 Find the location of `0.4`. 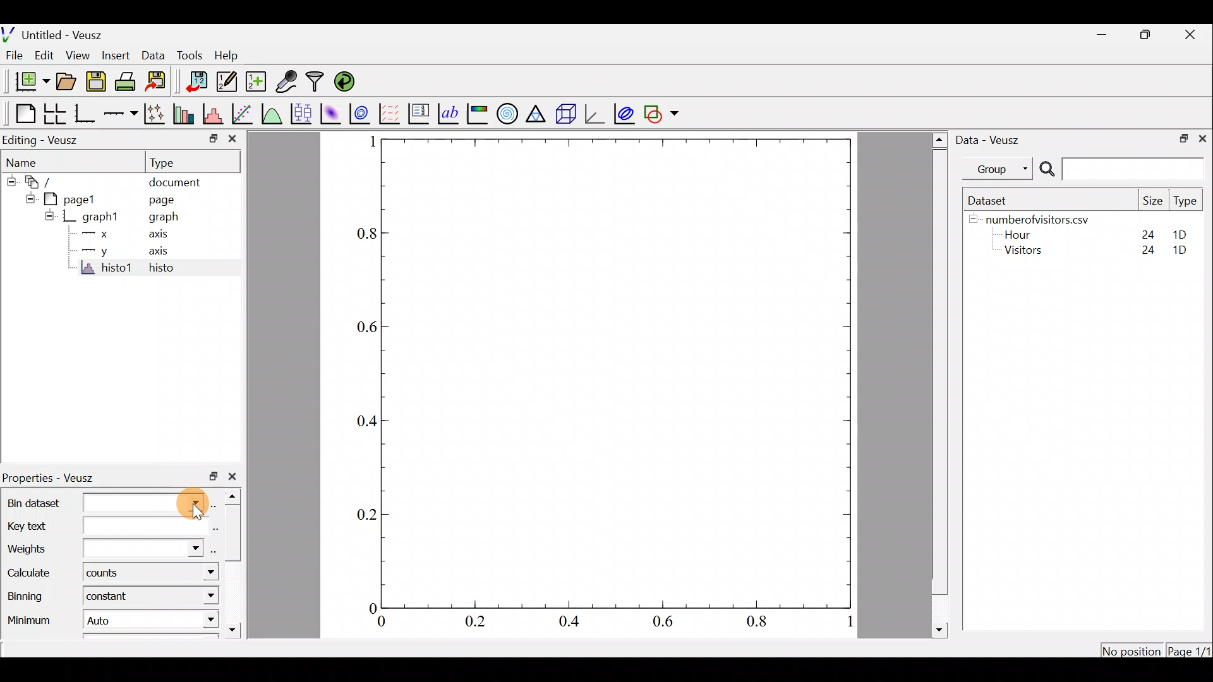

0.4 is located at coordinates (368, 418).